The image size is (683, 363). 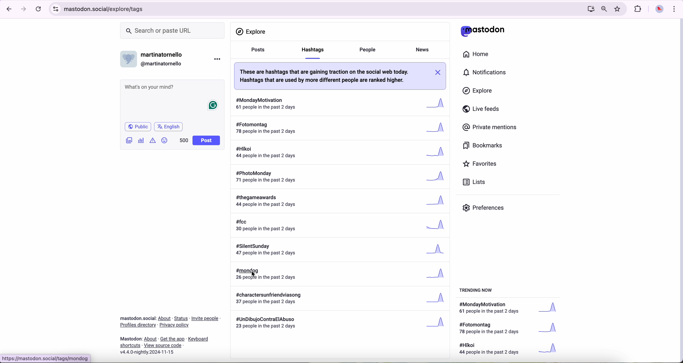 What do you see at coordinates (181, 319) in the screenshot?
I see `link` at bounding box center [181, 319].